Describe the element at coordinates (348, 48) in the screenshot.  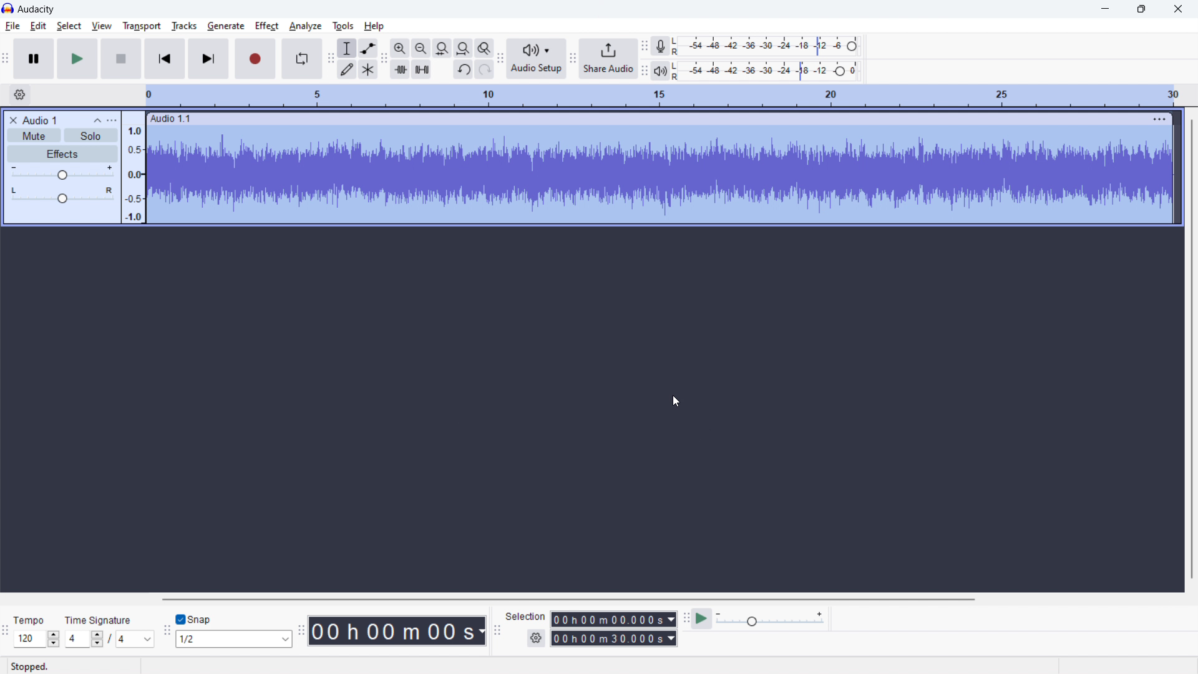
I see `selection tool` at that location.